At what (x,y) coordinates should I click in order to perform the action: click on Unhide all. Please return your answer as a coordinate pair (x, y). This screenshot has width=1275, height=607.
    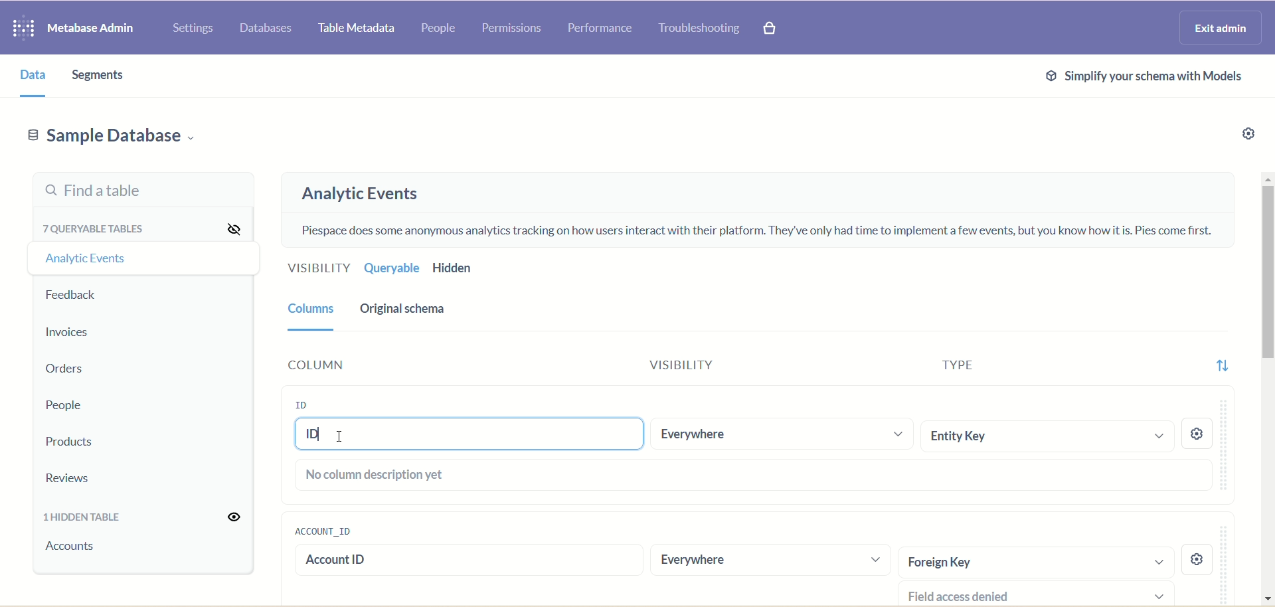
    Looking at the image, I should click on (233, 515).